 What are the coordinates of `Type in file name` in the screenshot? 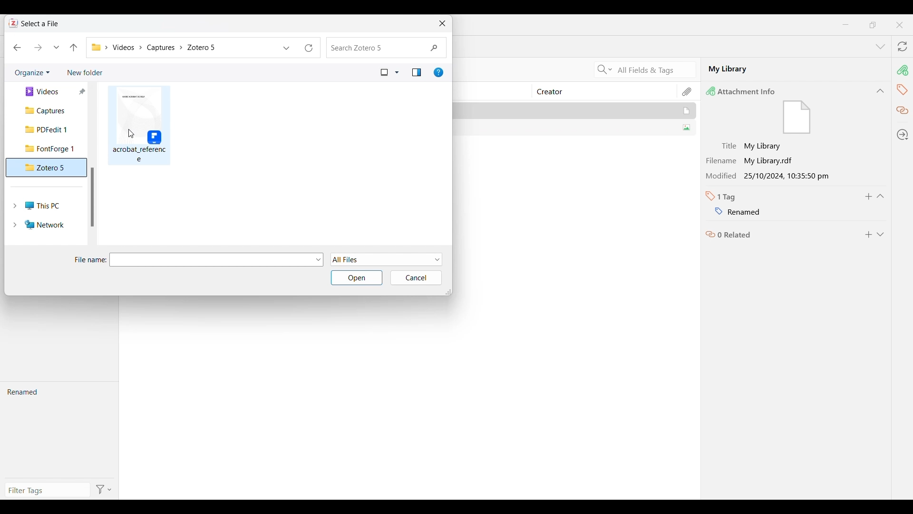 It's located at (209, 259).